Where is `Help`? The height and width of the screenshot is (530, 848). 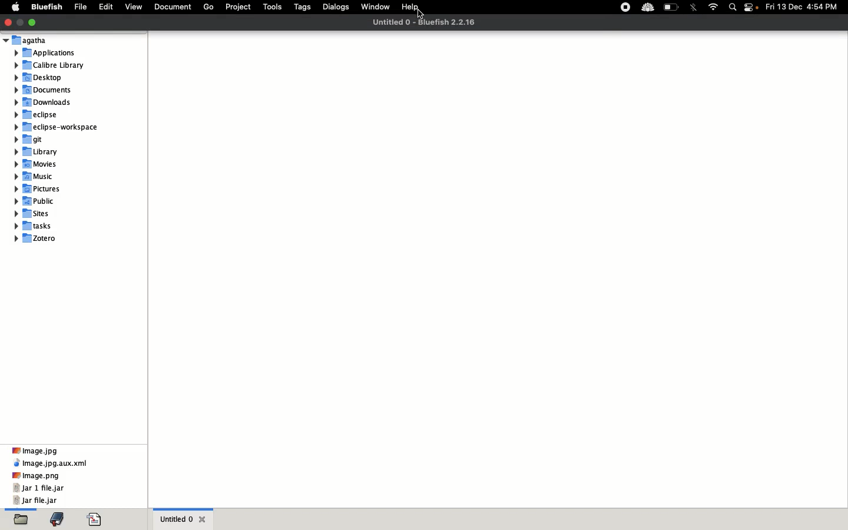 Help is located at coordinates (410, 6).